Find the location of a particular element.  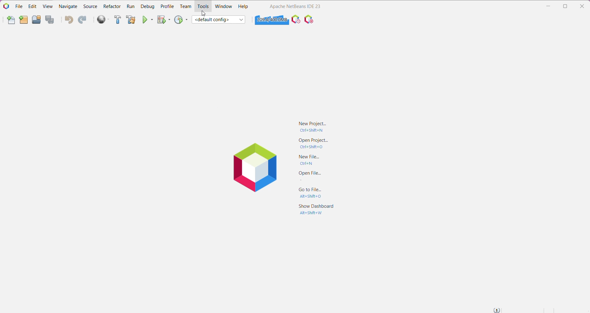

Refactor is located at coordinates (112, 6).